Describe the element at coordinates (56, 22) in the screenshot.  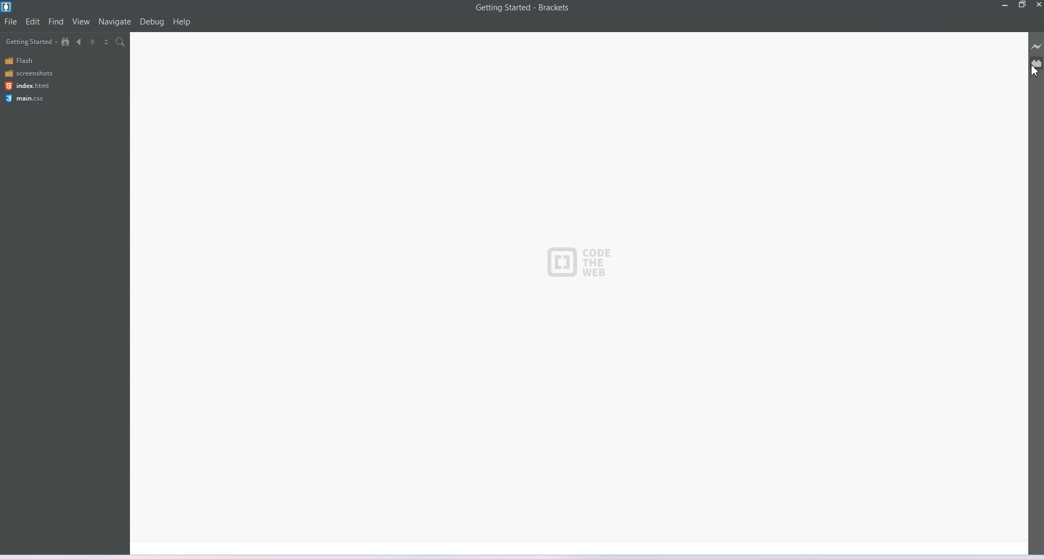
I see `Find` at that location.